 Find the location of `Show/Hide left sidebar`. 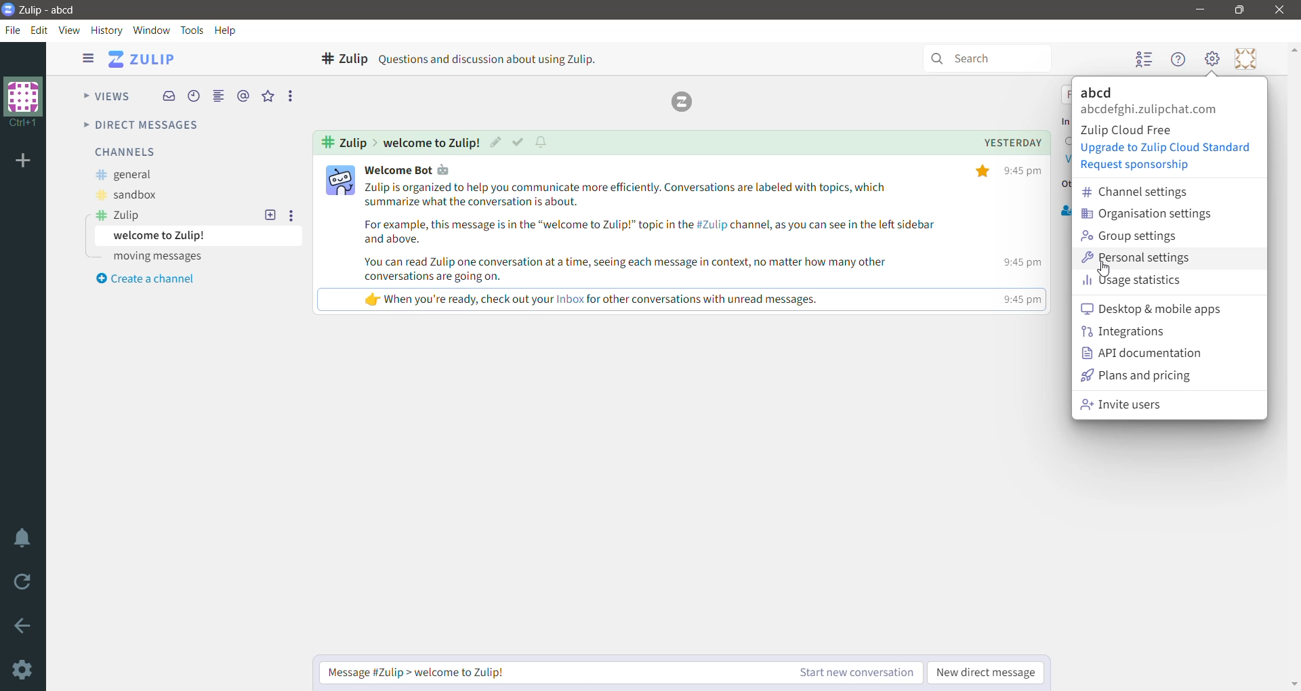

Show/Hide left sidebar is located at coordinates (88, 58).